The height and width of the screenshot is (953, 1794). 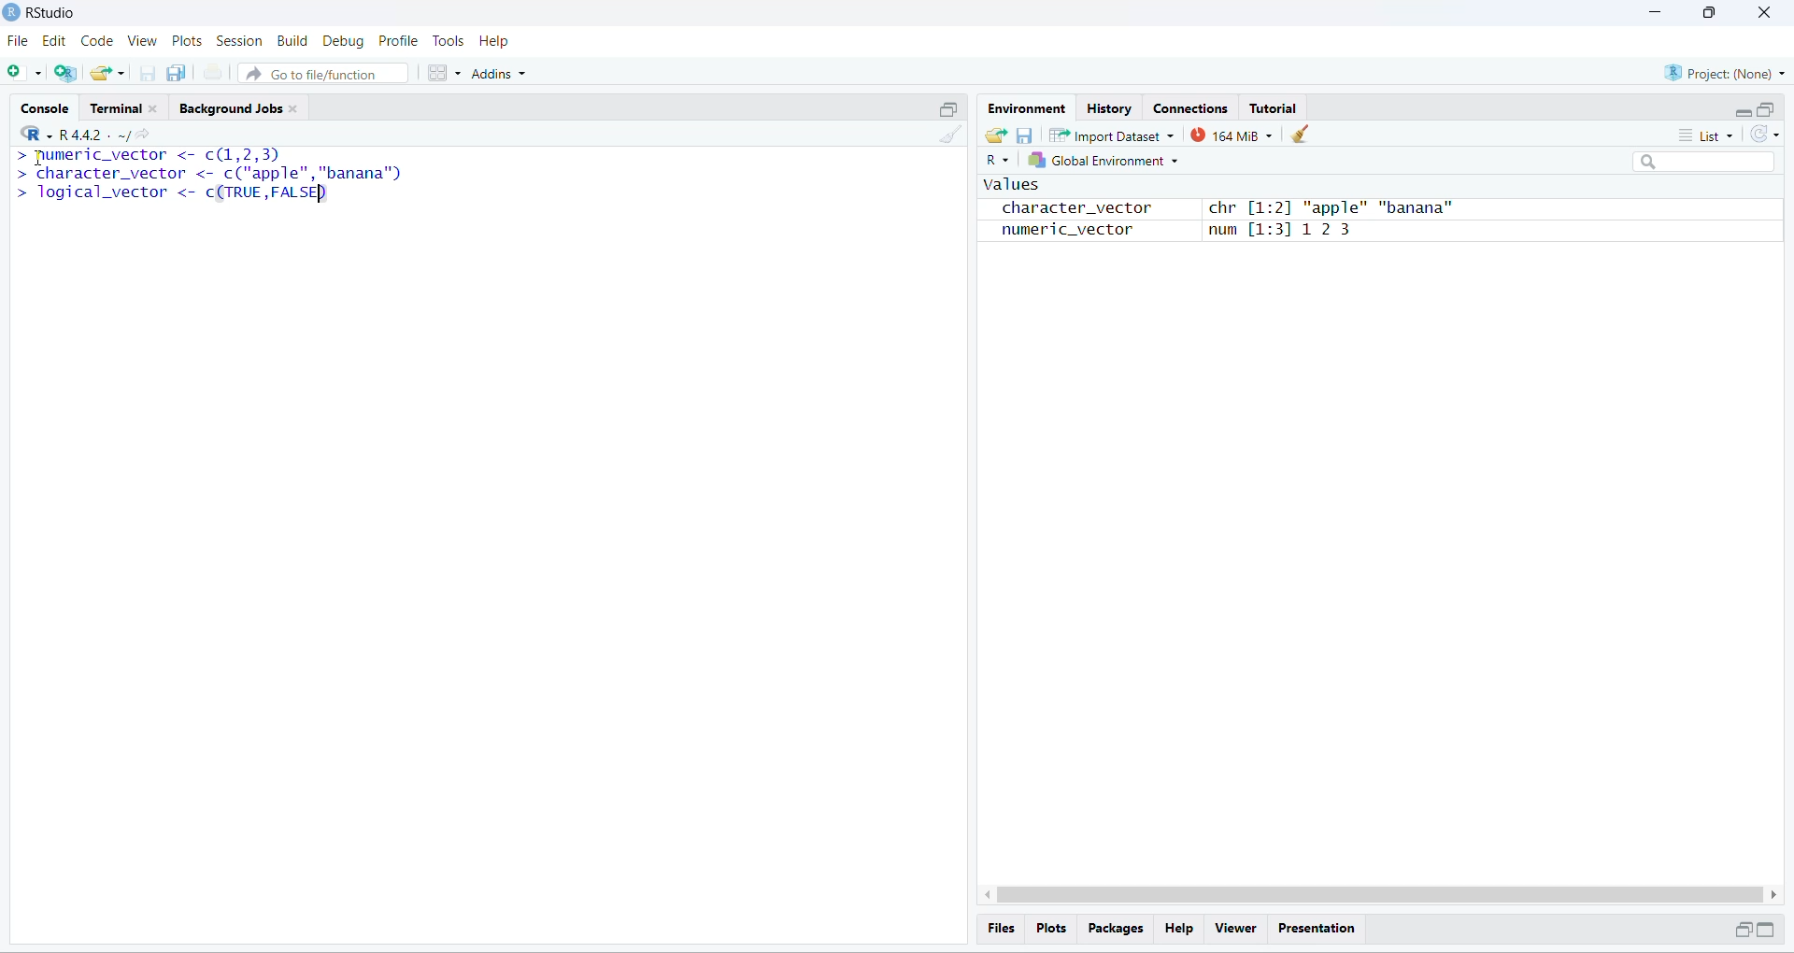 I want to click on maximize, so click(x=948, y=108).